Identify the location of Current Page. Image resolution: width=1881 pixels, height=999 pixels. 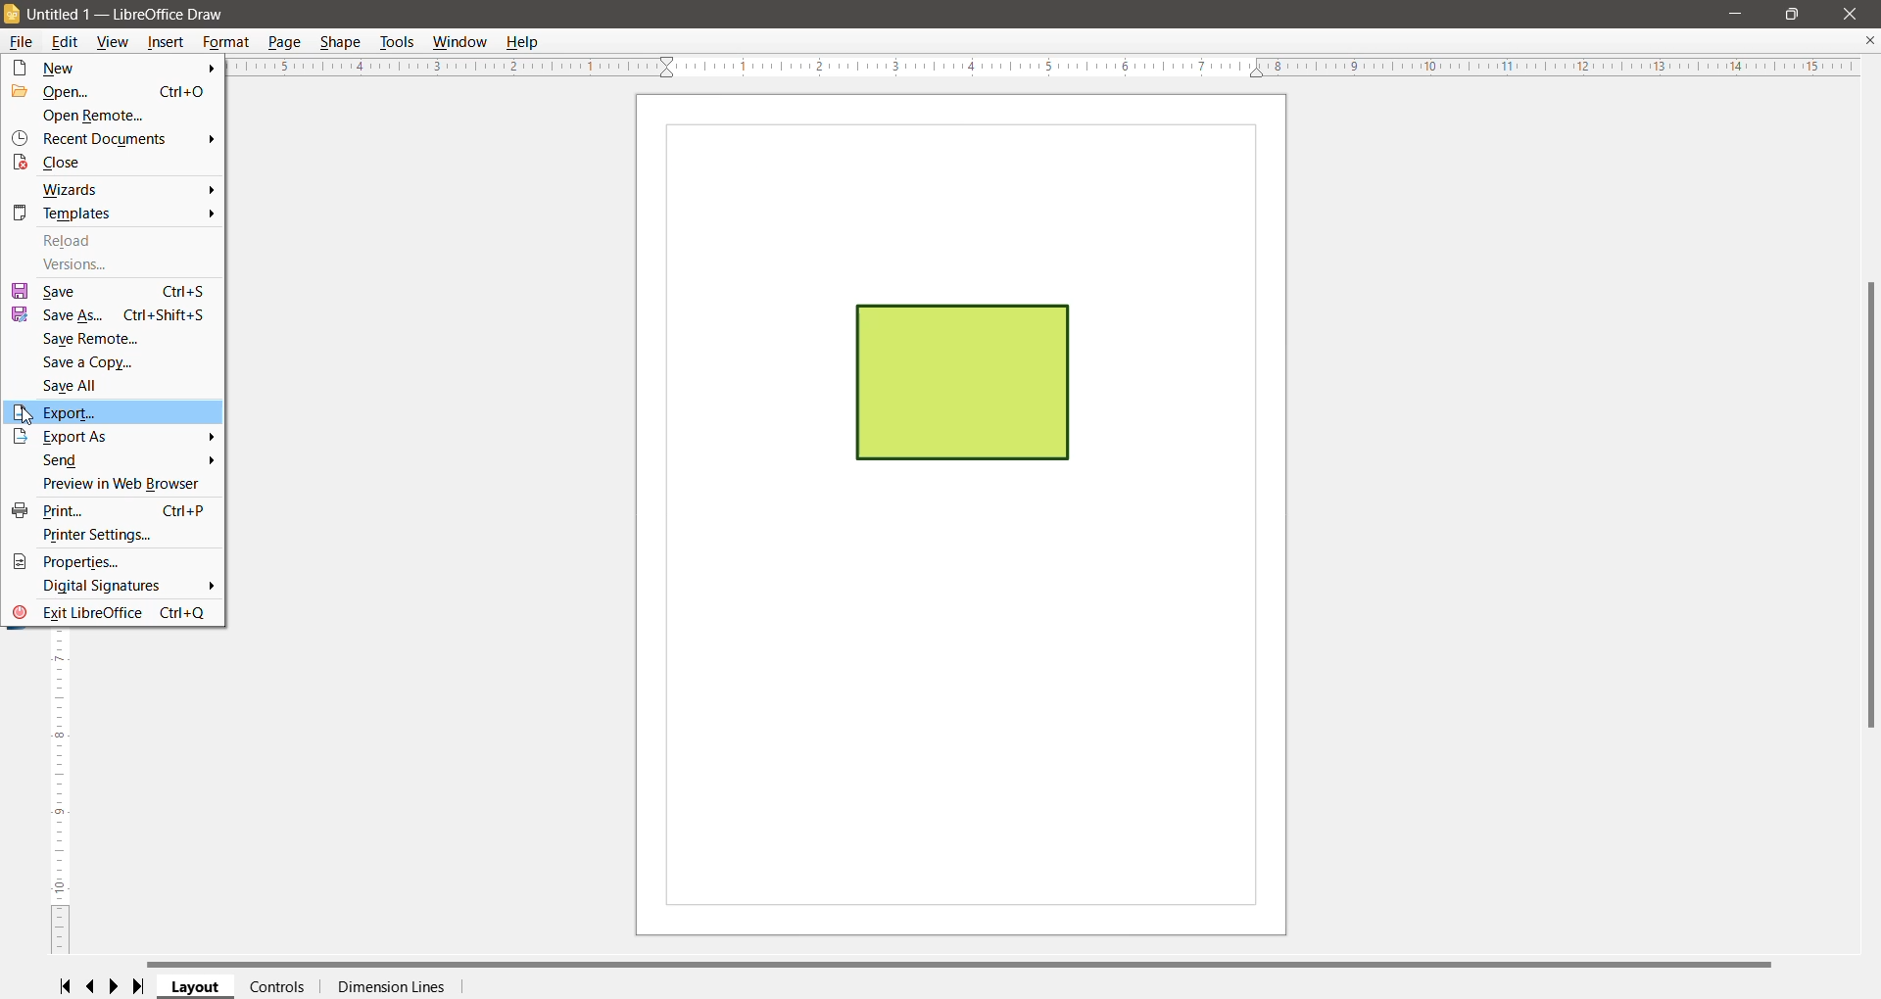
(962, 515).